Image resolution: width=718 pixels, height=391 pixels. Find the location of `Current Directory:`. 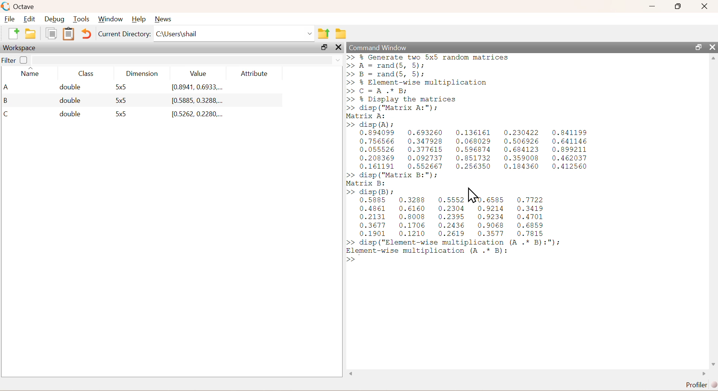

Current Directory: is located at coordinates (124, 36).